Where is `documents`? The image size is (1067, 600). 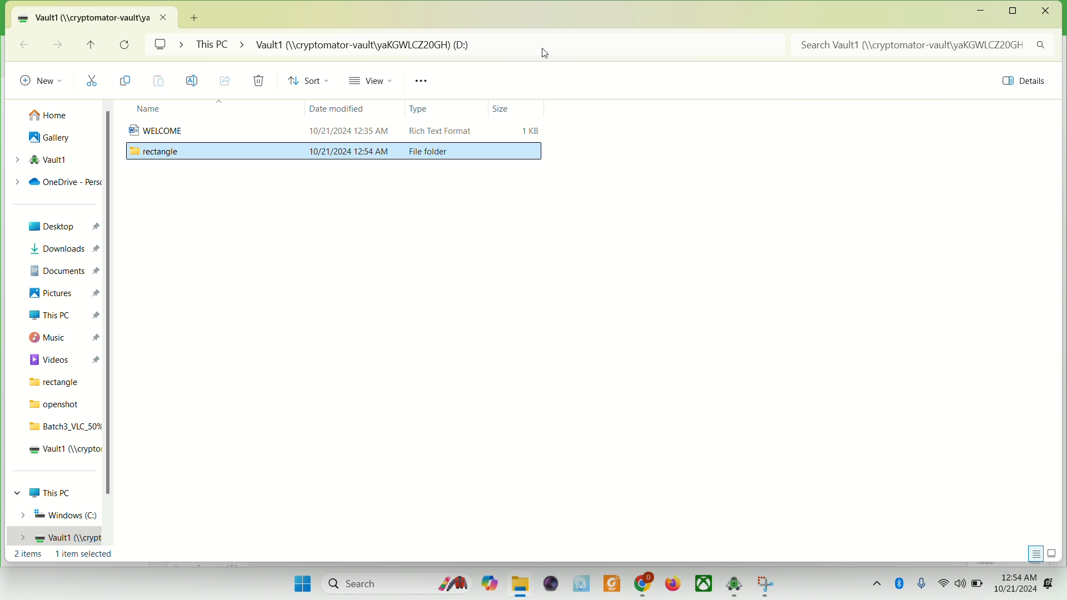
documents is located at coordinates (62, 269).